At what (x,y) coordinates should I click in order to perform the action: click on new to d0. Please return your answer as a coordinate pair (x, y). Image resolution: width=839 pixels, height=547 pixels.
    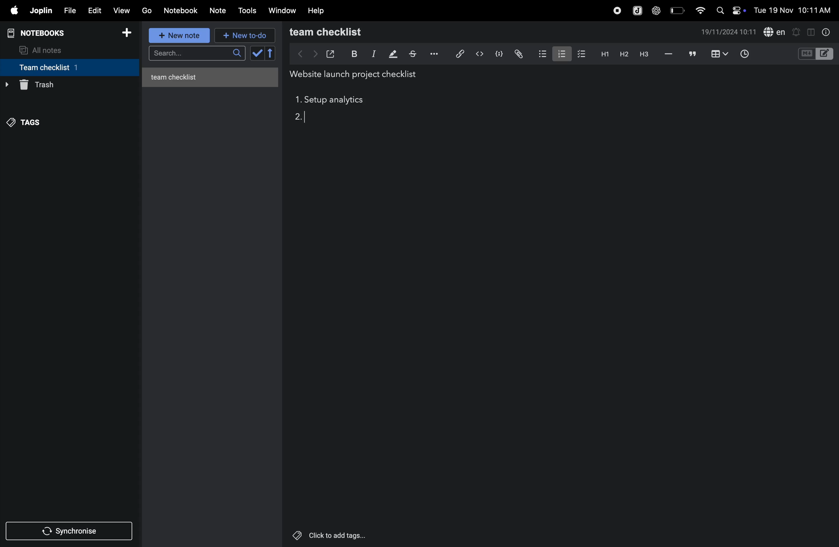
    Looking at the image, I should click on (244, 36).